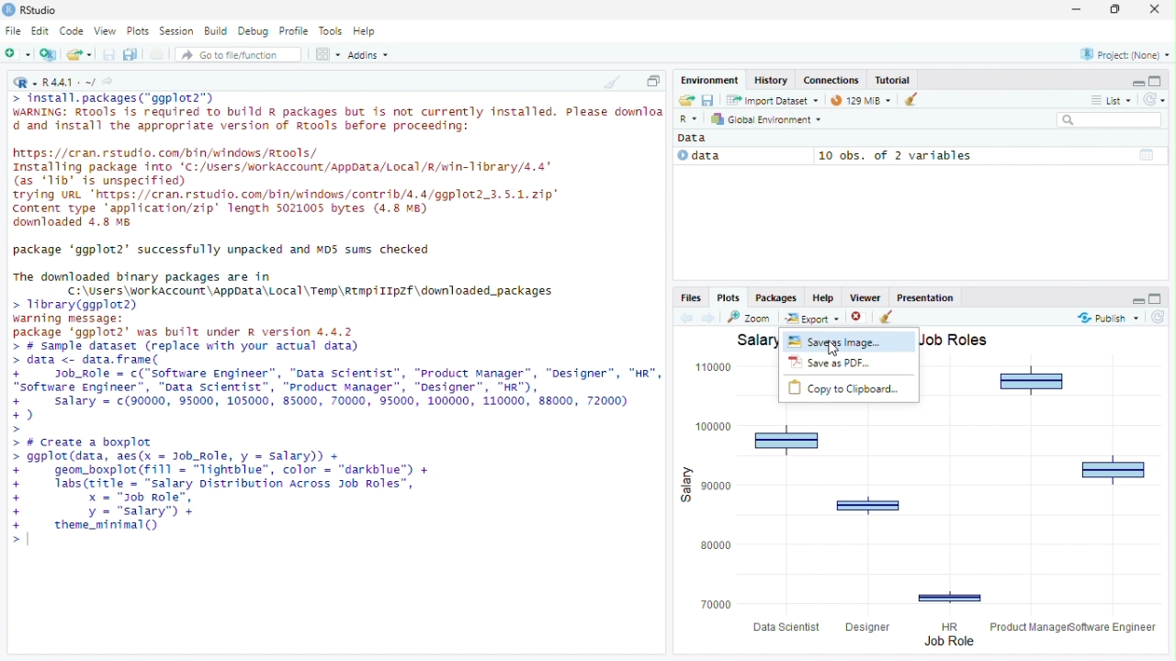 Image resolution: width=1176 pixels, height=661 pixels. I want to click on Logo, so click(9, 9).